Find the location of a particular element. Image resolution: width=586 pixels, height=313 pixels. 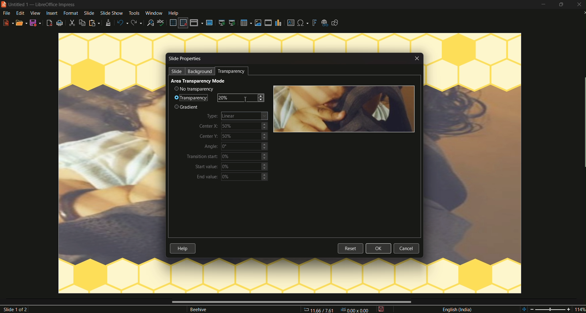

cut is located at coordinates (72, 23).